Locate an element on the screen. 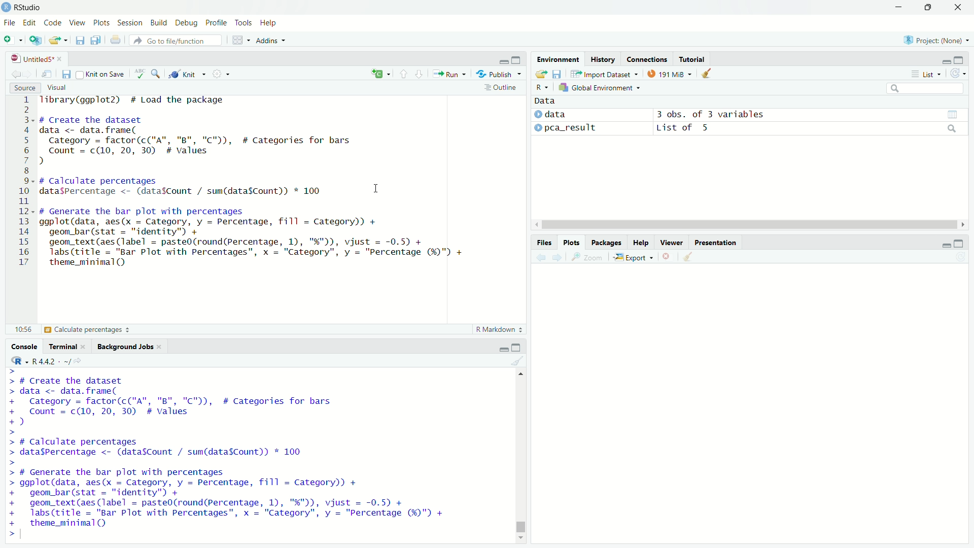  clear console is located at coordinates (519, 361).